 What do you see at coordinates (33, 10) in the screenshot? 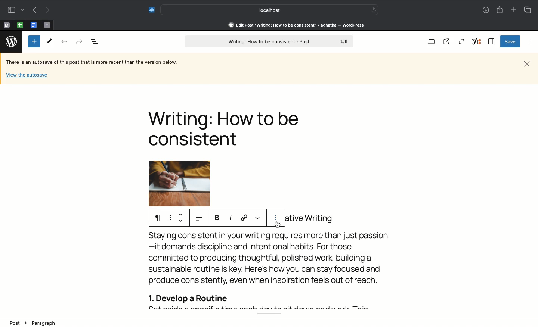
I see `Previous page` at bounding box center [33, 10].